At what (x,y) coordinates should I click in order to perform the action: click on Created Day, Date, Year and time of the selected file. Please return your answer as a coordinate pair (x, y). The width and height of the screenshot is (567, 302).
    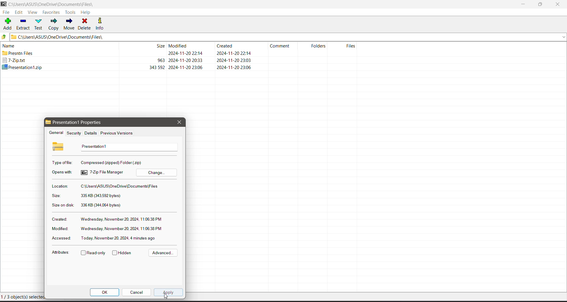
    Looking at the image, I should click on (122, 219).